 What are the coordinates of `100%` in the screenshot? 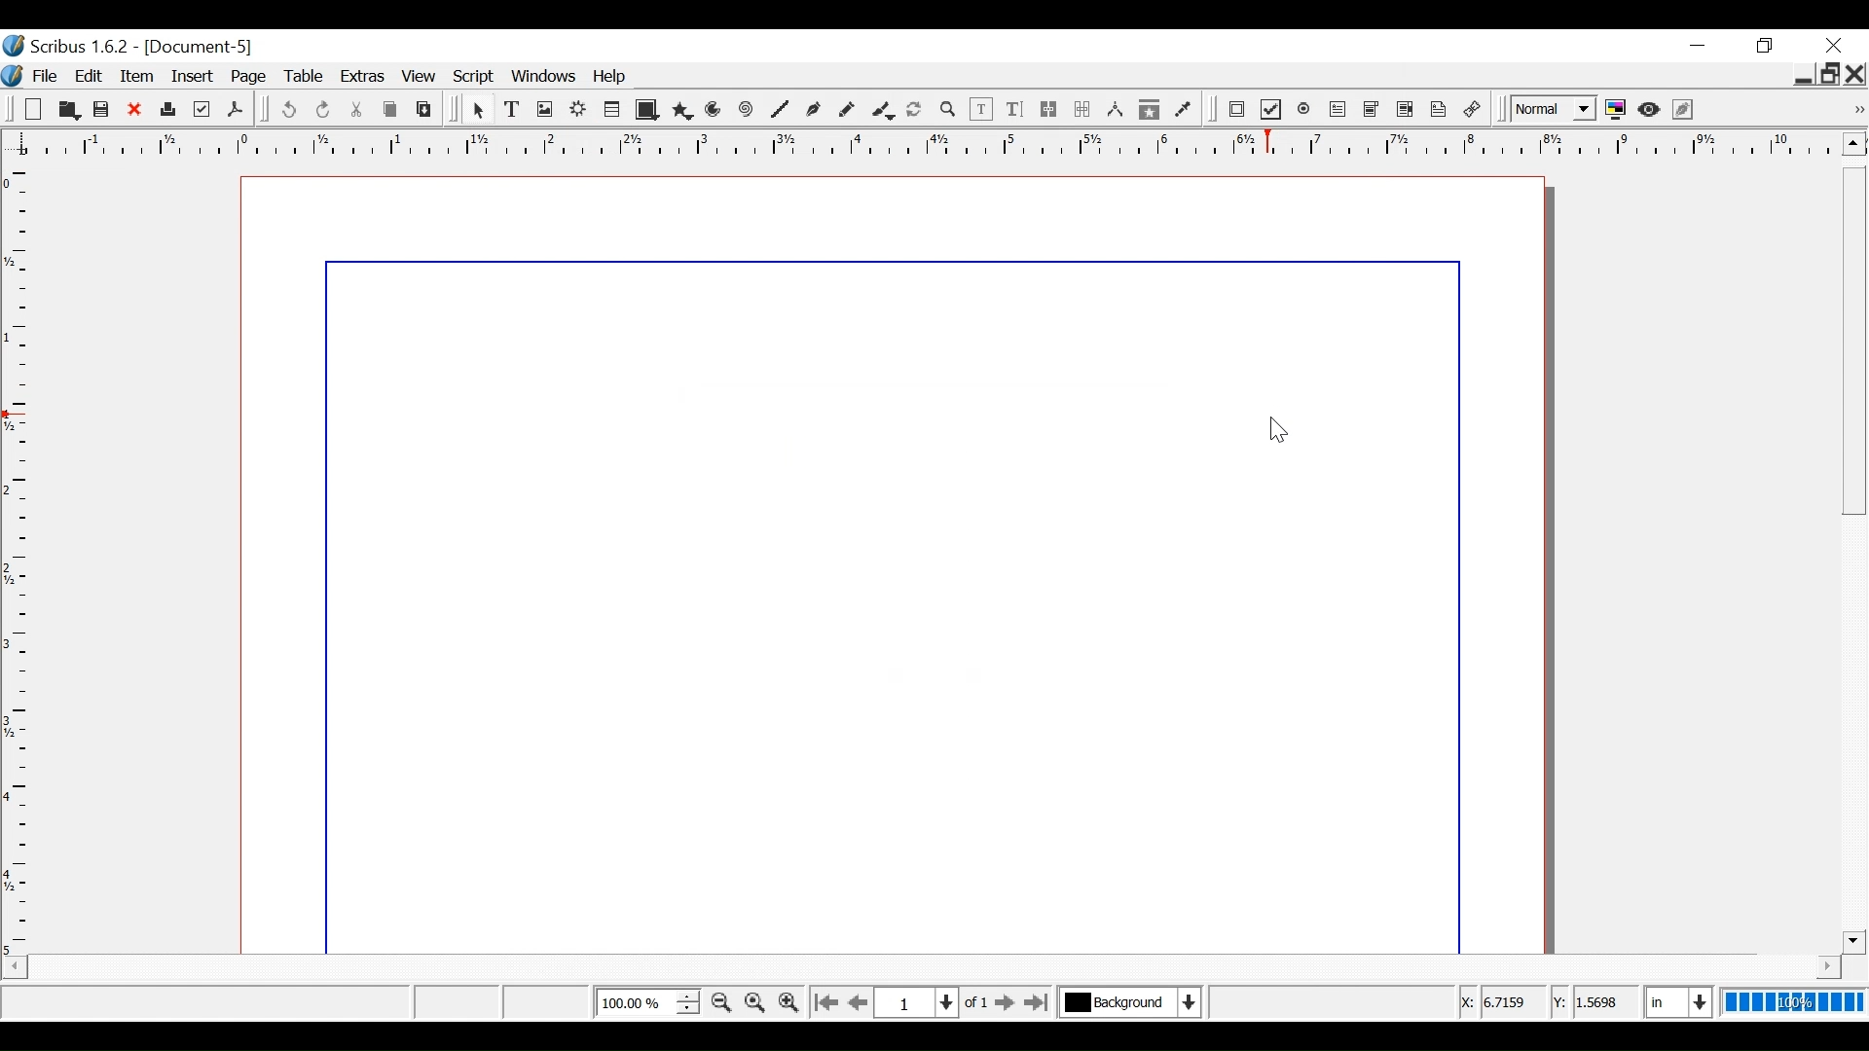 It's located at (1794, 1001).